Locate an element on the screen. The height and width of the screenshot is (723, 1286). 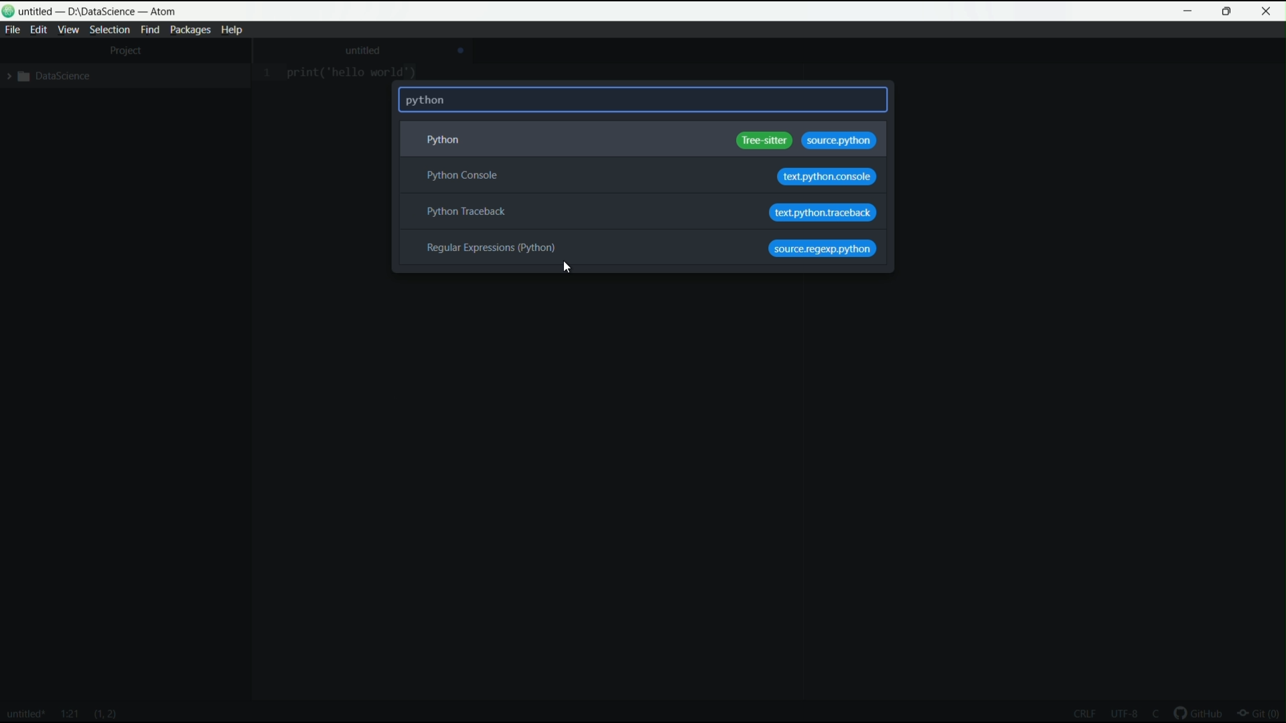
project is located at coordinates (127, 50).